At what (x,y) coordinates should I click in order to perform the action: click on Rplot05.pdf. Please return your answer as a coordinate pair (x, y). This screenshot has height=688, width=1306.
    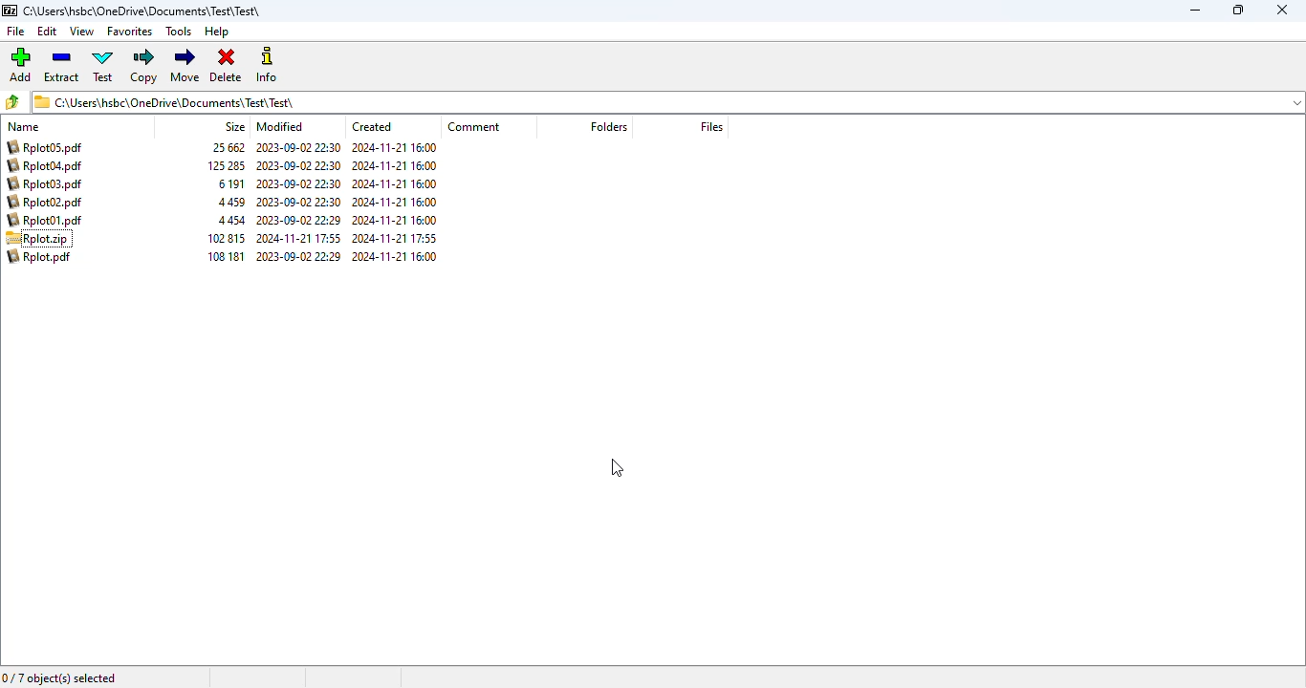
    Looking at the image, I should click on (45, 146).